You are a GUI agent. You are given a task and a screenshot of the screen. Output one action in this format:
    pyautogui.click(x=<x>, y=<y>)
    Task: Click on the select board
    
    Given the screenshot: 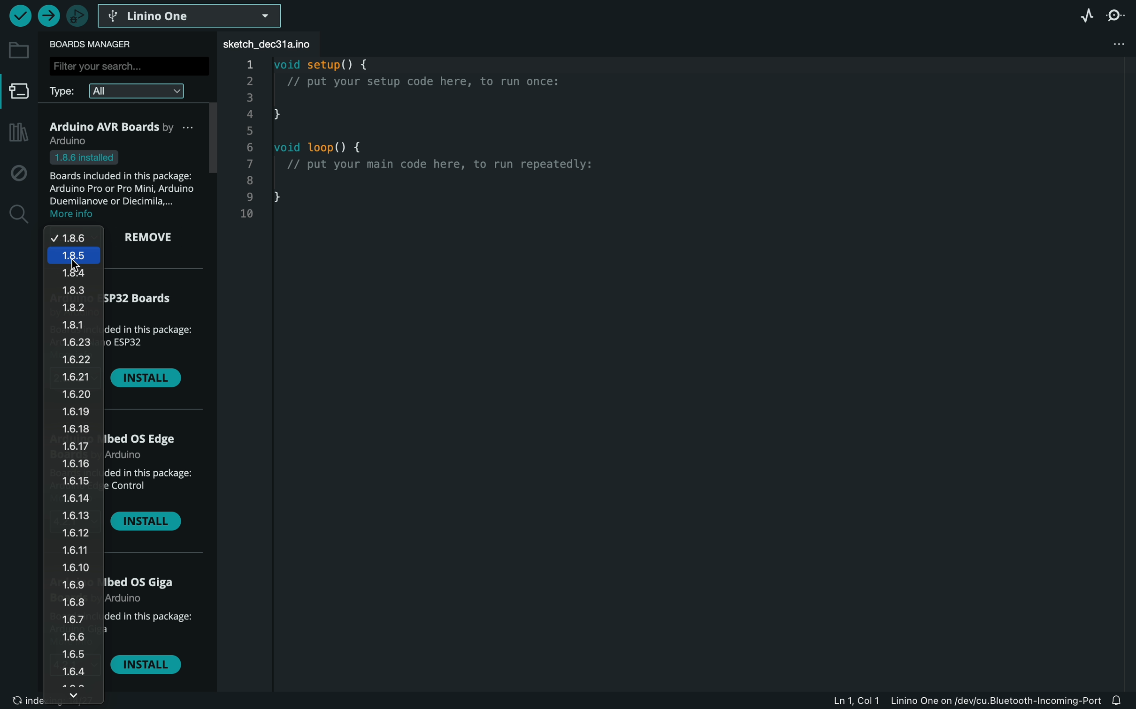 What is the action you would take?
    pyautogui.click(x=191, y=15)
    